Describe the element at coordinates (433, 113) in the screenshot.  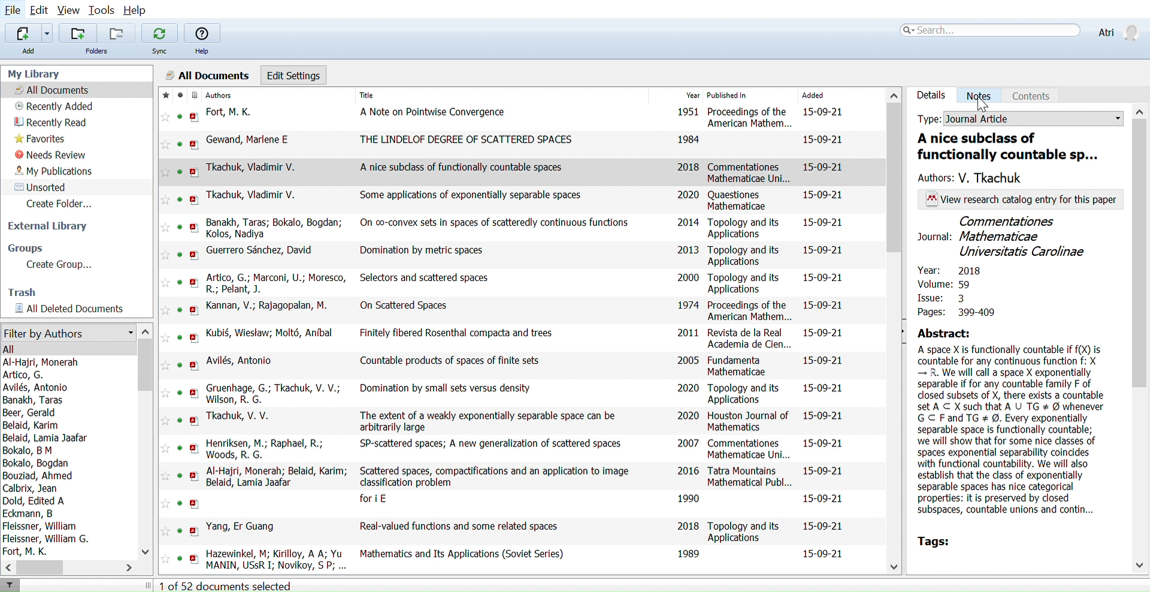
I see `A Note on Pointwise Convergence` at that location.